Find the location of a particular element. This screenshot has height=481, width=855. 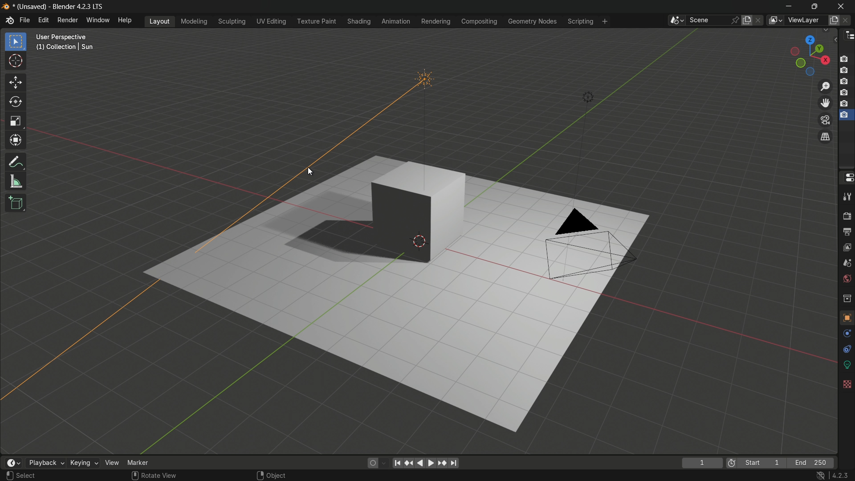

object is located at coordinates (277, 476).